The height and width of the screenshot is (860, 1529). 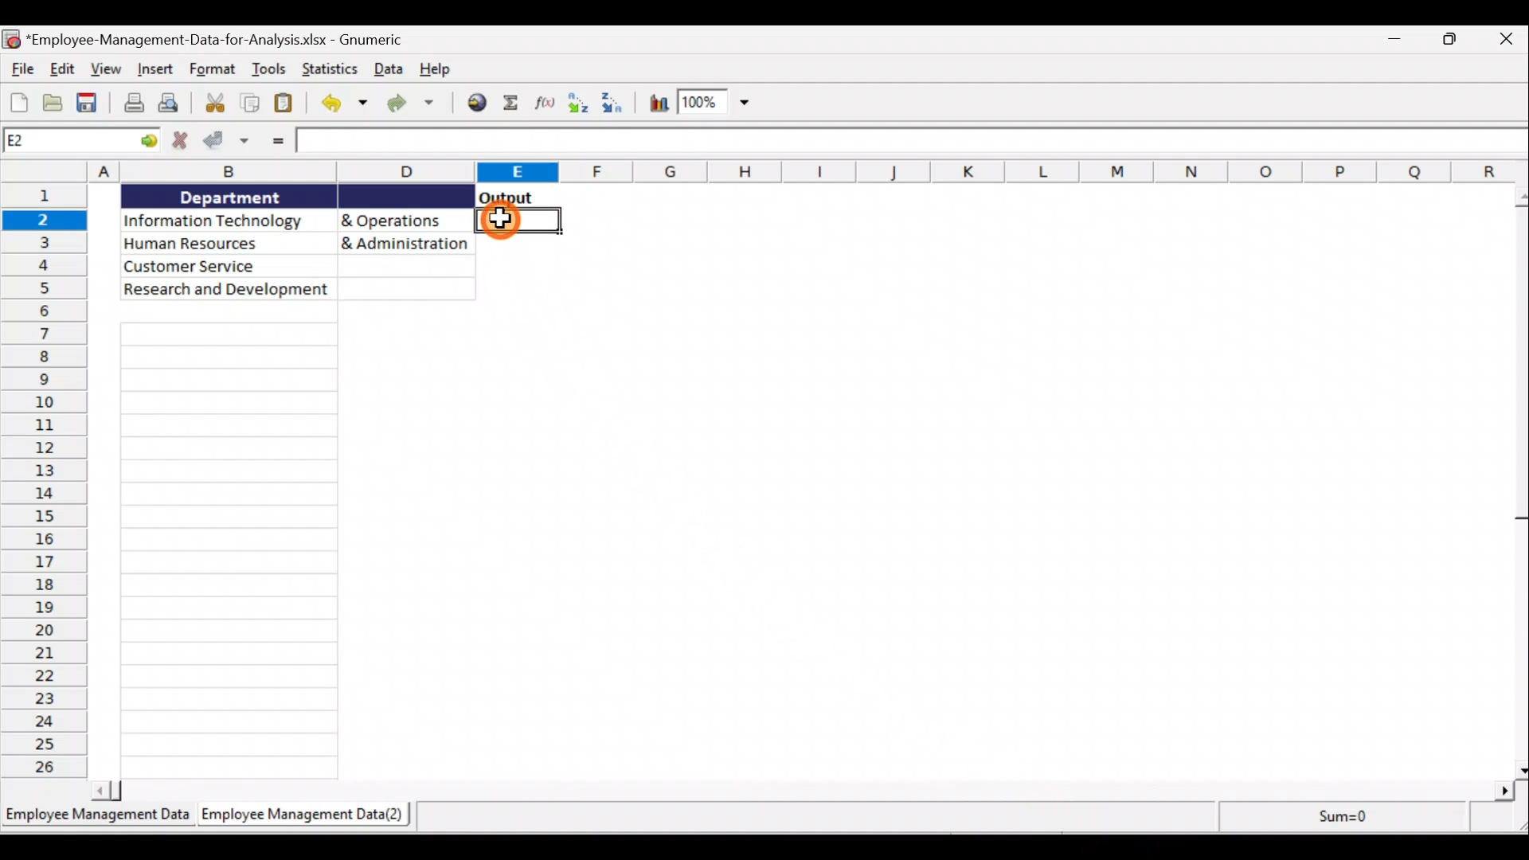 What do you see at coordinates (1398, 44) in the screenshot?
I see `Minimise` at bounding box center [1398, 44].